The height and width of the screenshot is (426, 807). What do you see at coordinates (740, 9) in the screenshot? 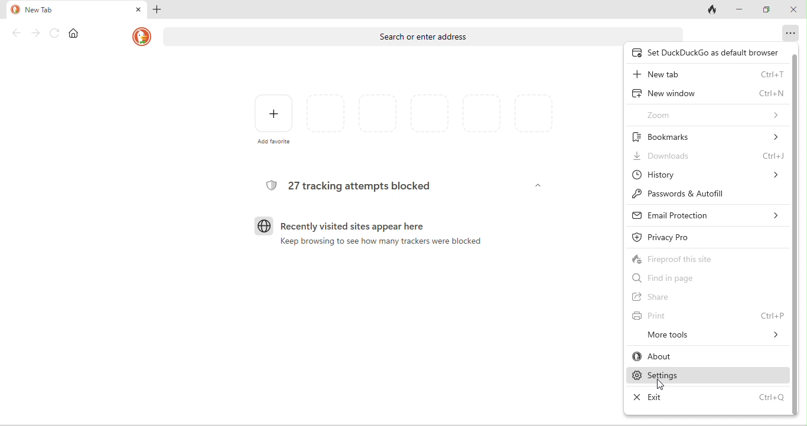
I see `minimize` at bounding box center [740, 9].